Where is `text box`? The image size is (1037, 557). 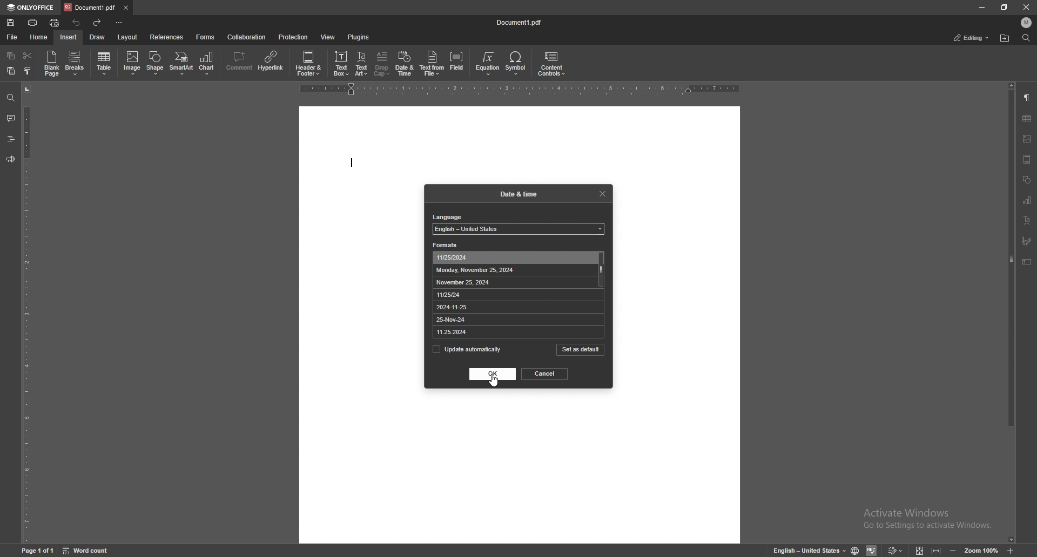
text box is located at coordinates (341, 63).